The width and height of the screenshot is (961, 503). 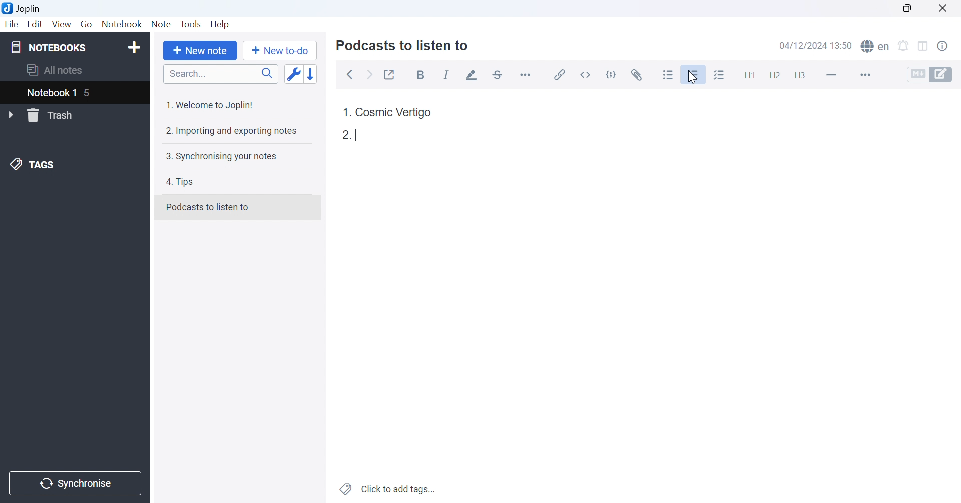 What do you see at coordinates (560, 72) in the screenshot?
I see `Insert / edit code` at bounding box center [560, 72].